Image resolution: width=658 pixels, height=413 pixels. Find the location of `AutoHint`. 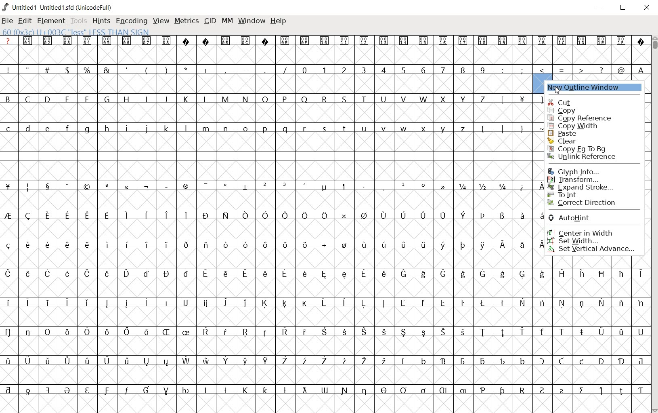

AutoHint is located at coordinates (579, 218).